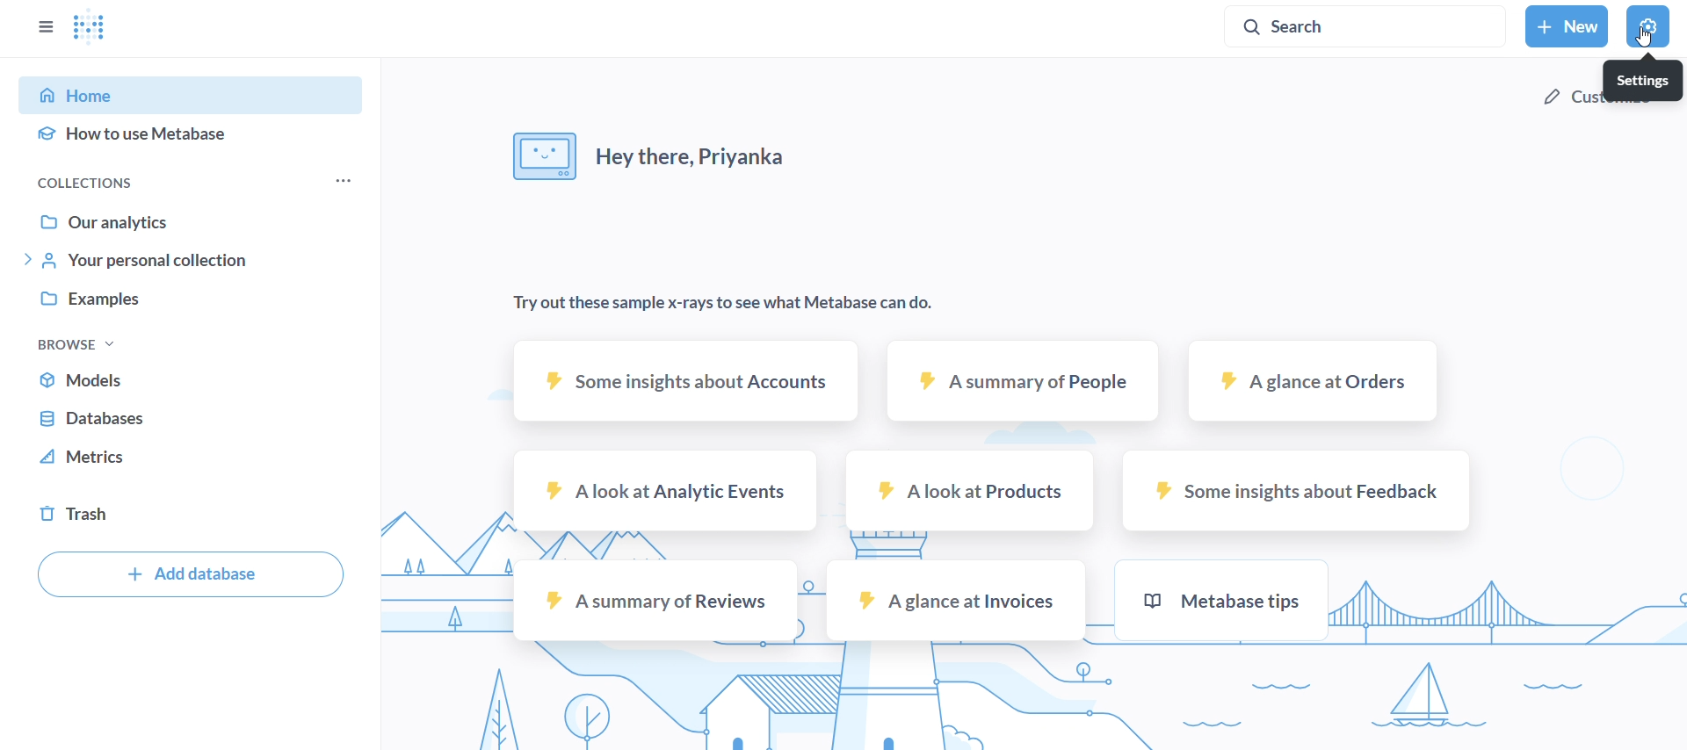 This screenshot has width=1687, height=750. I want to click on a look as analytic events, so click(662, 492).